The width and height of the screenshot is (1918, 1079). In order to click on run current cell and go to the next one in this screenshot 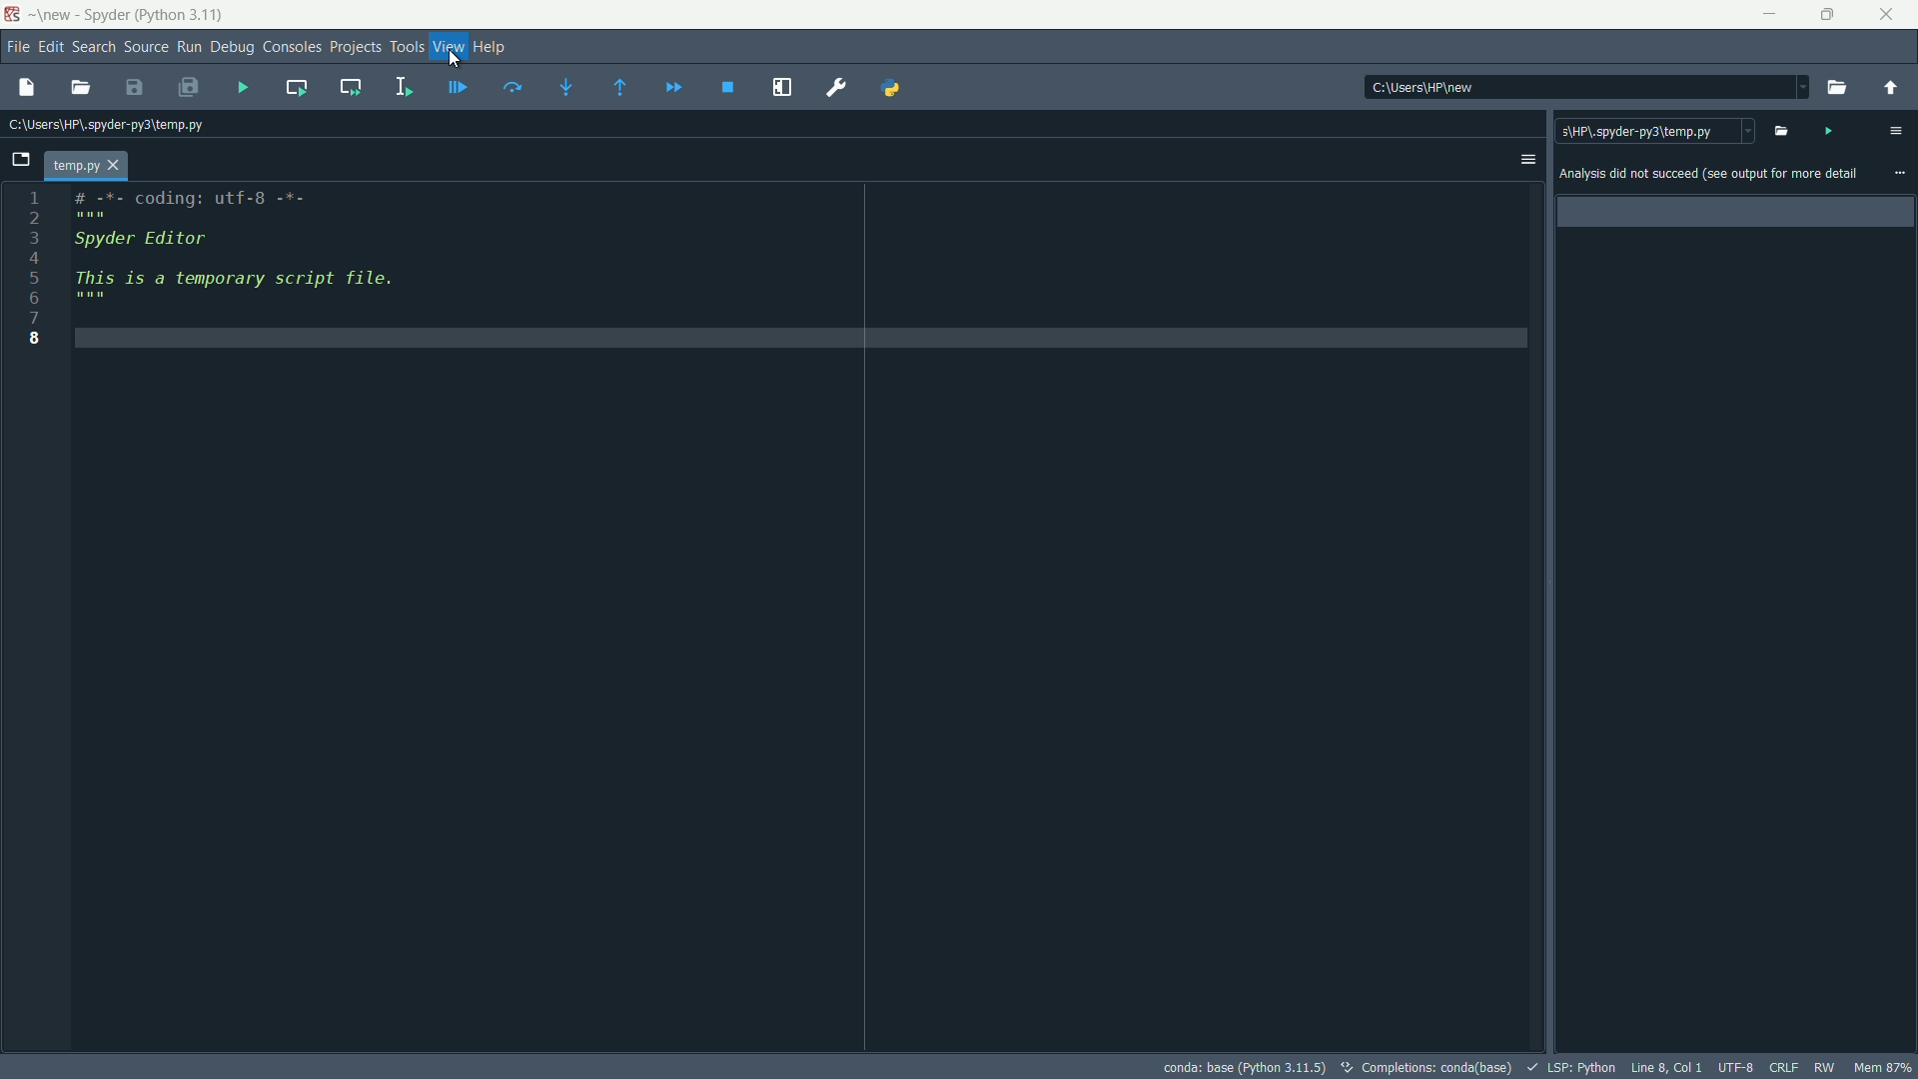, I will do `click(351, 86)`.